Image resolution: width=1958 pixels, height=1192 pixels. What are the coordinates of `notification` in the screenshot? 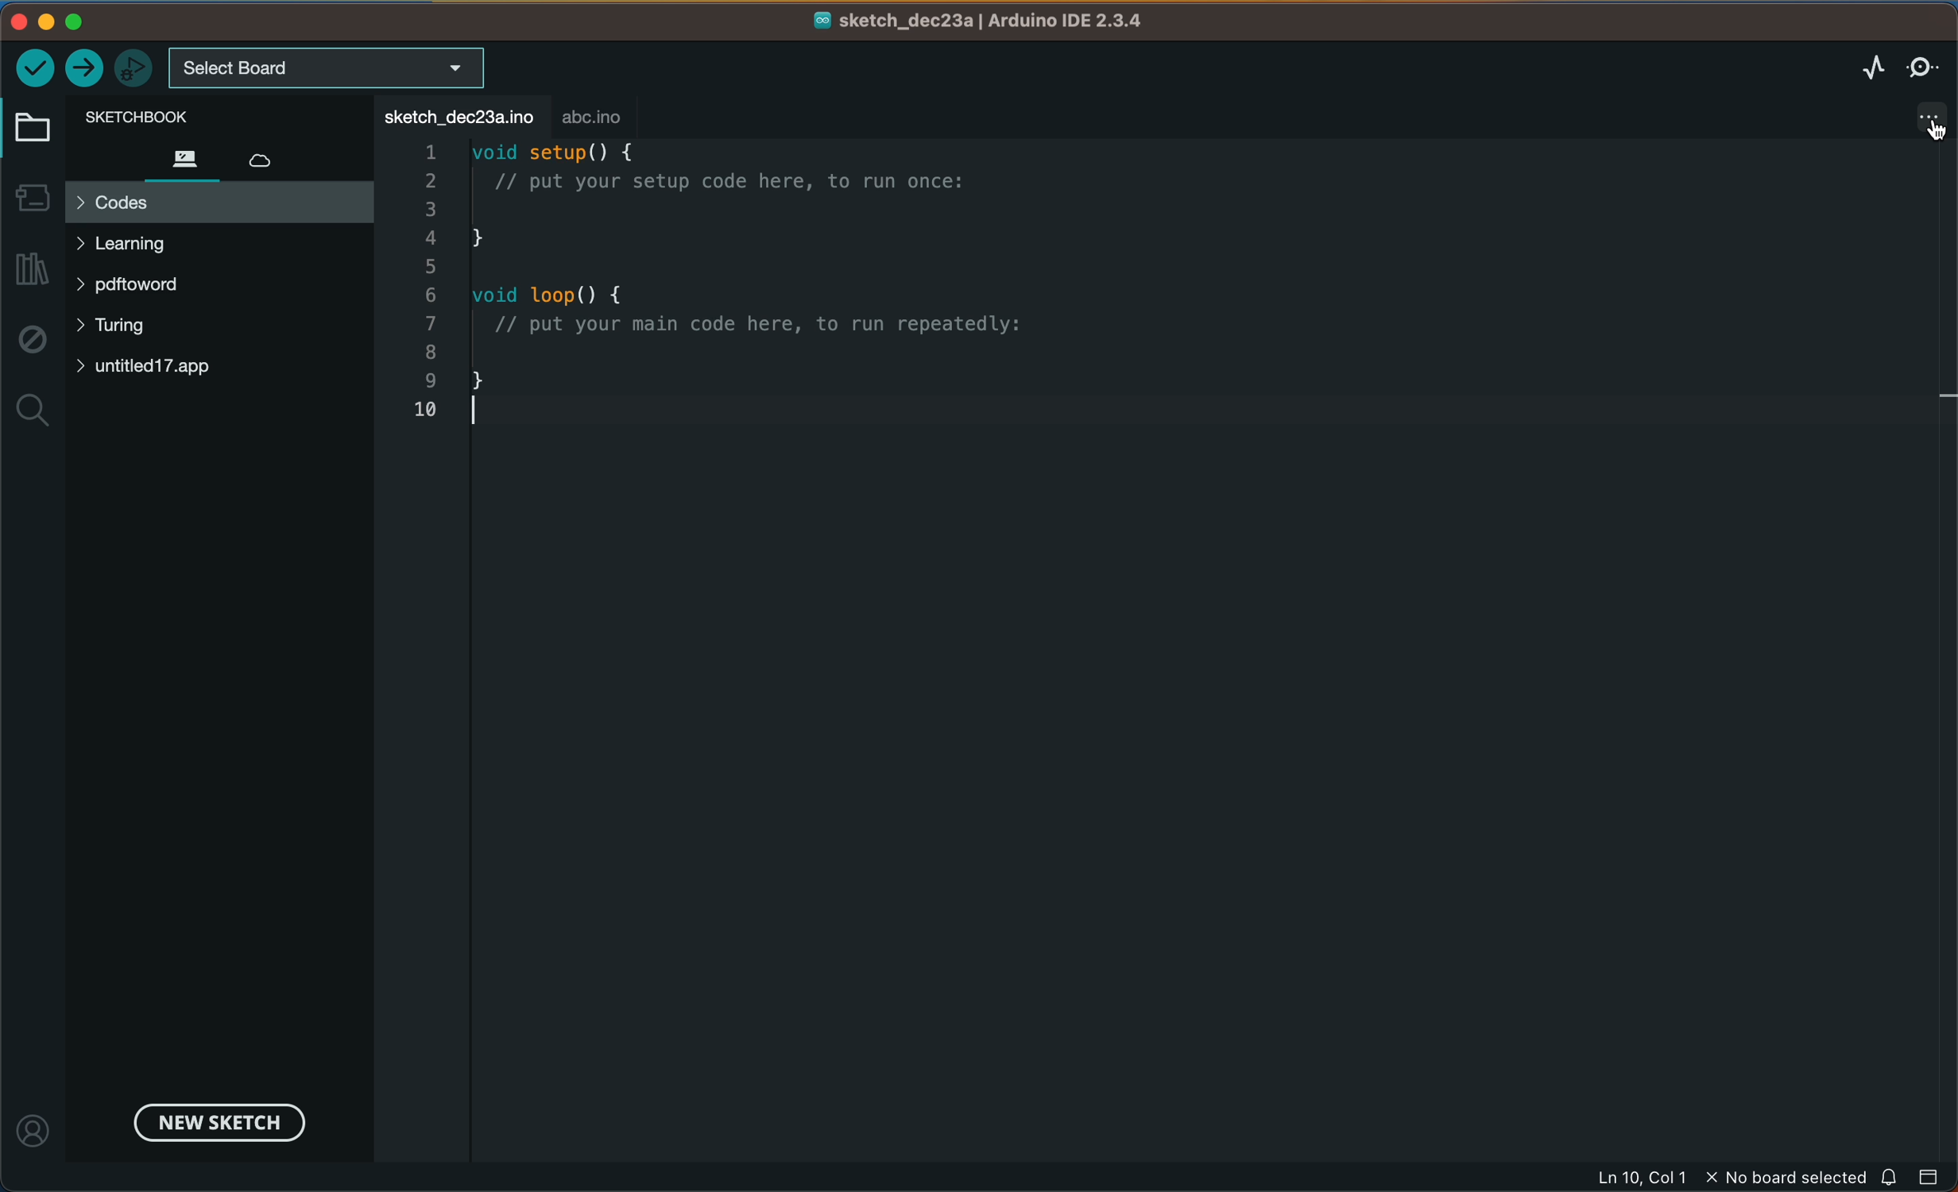 It's located at (1889, 1178).